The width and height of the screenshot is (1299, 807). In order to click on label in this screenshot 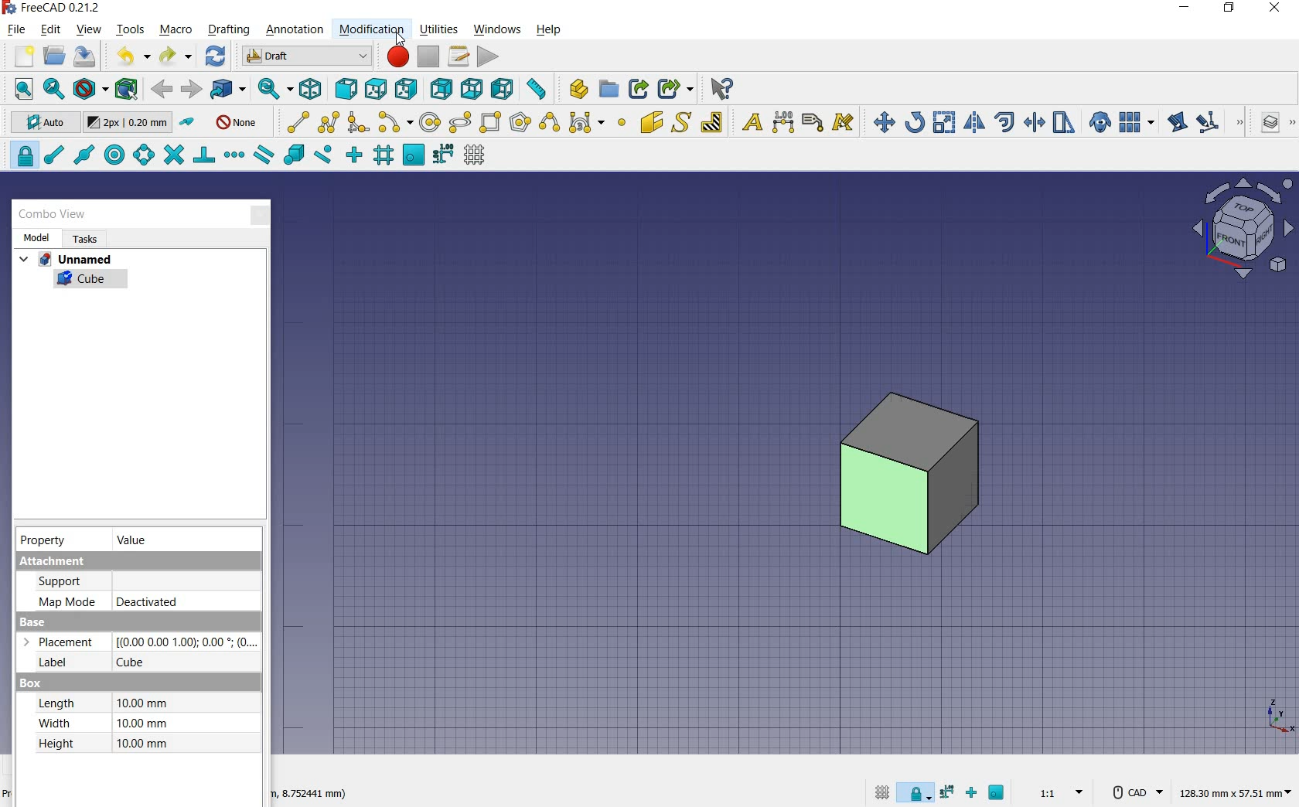, I will do `click(813, 122)`.